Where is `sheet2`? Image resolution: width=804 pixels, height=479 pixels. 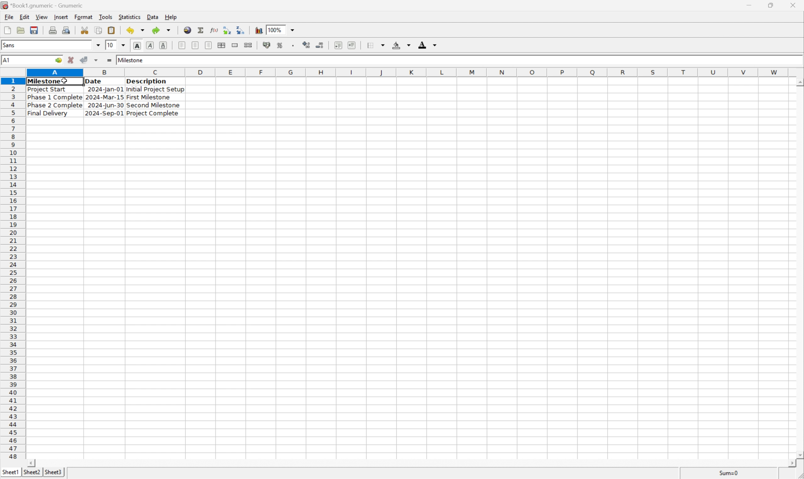 sheet2 is located at coordinates (30, 474).